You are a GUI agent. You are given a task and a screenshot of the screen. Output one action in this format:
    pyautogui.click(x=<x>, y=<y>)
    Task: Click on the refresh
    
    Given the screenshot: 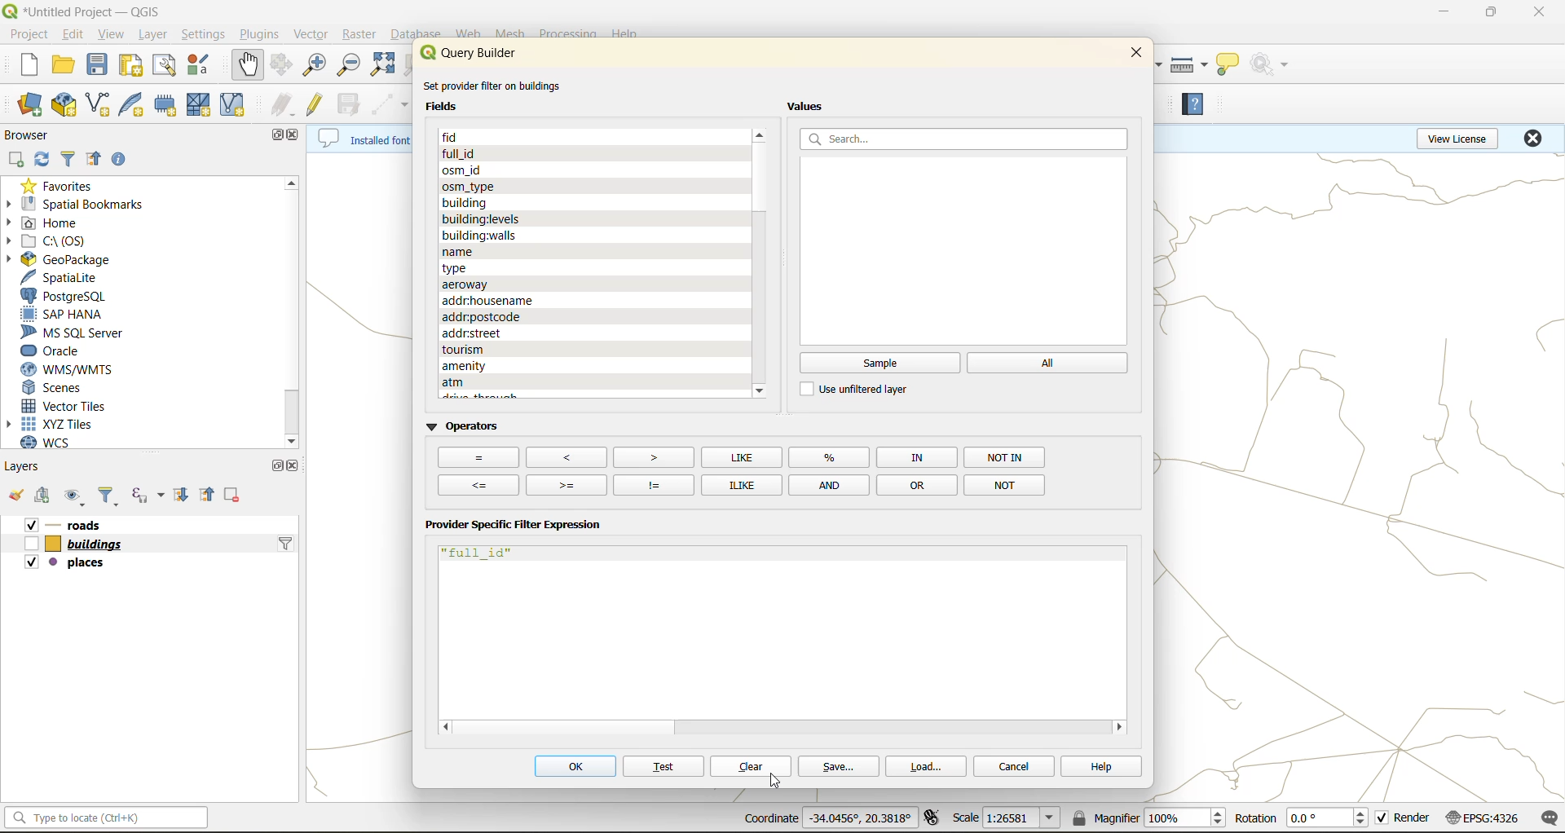 What is the action you would take?
    pyautogui.click(x=43, y=160)
    